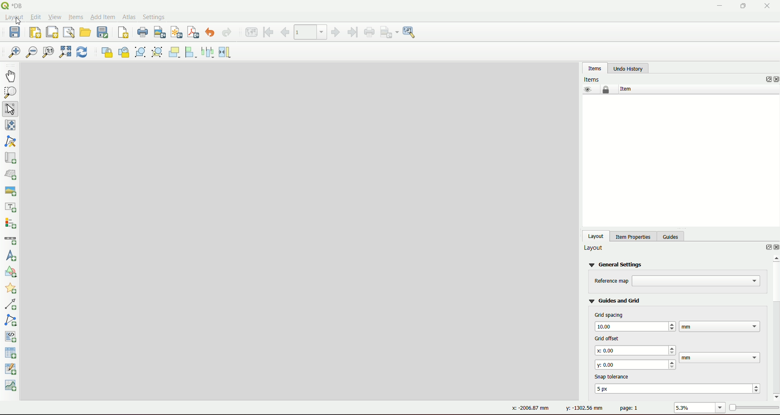 This screenshot has height=415, width=780. I want to click on Atlas, so click(128, 16).